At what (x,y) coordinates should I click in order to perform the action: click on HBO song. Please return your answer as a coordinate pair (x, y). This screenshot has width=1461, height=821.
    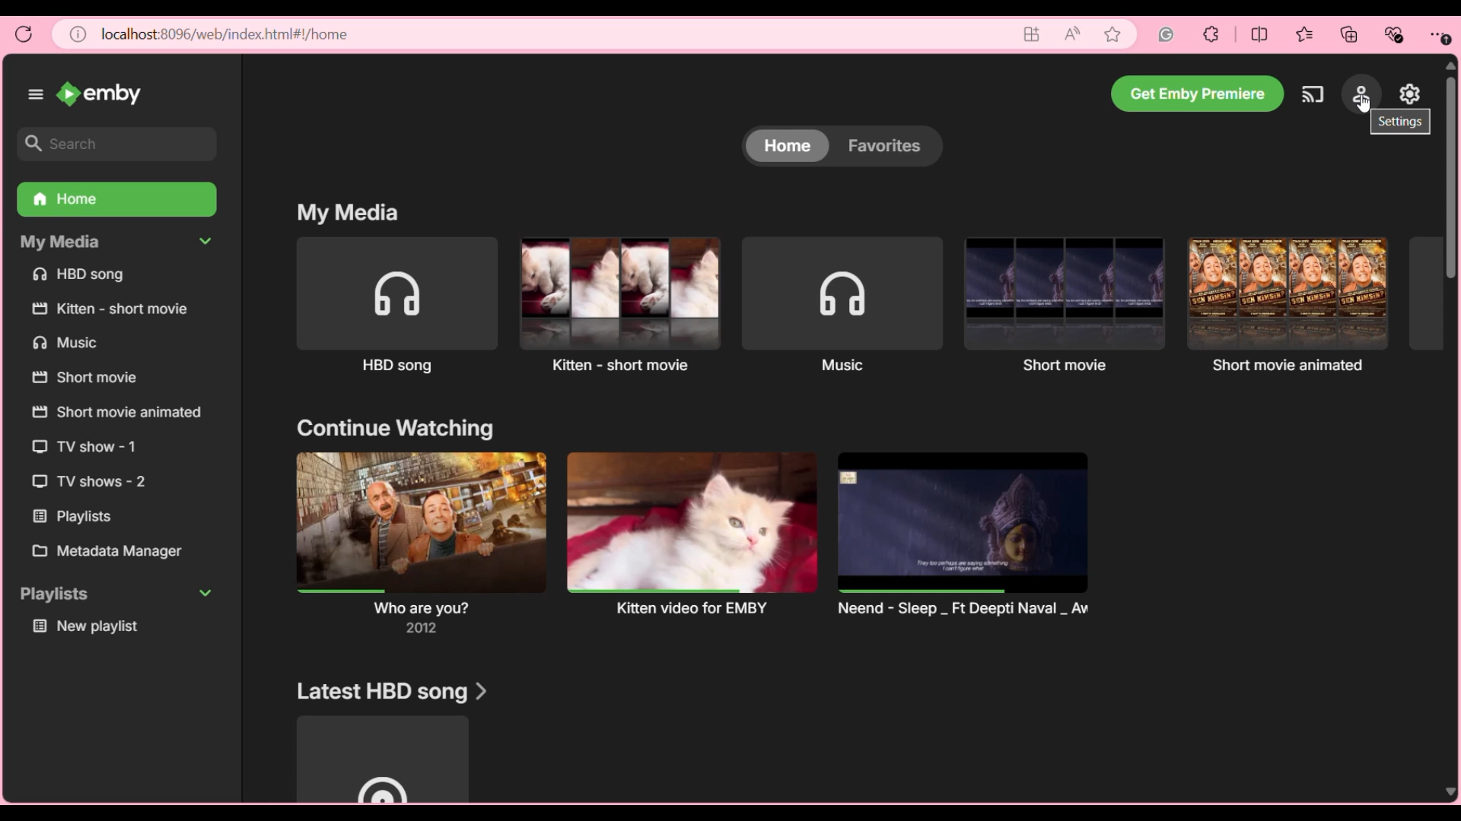
    Looking at the image, I should click on (385, 306).